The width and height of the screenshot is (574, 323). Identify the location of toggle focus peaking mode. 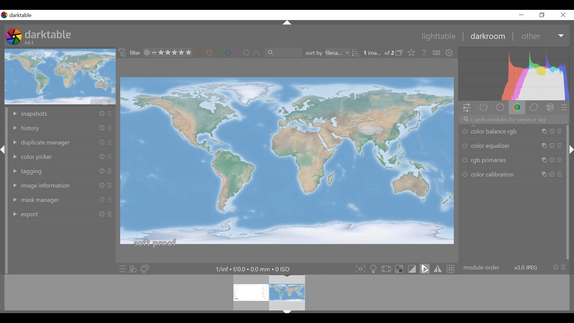
(361, 269).